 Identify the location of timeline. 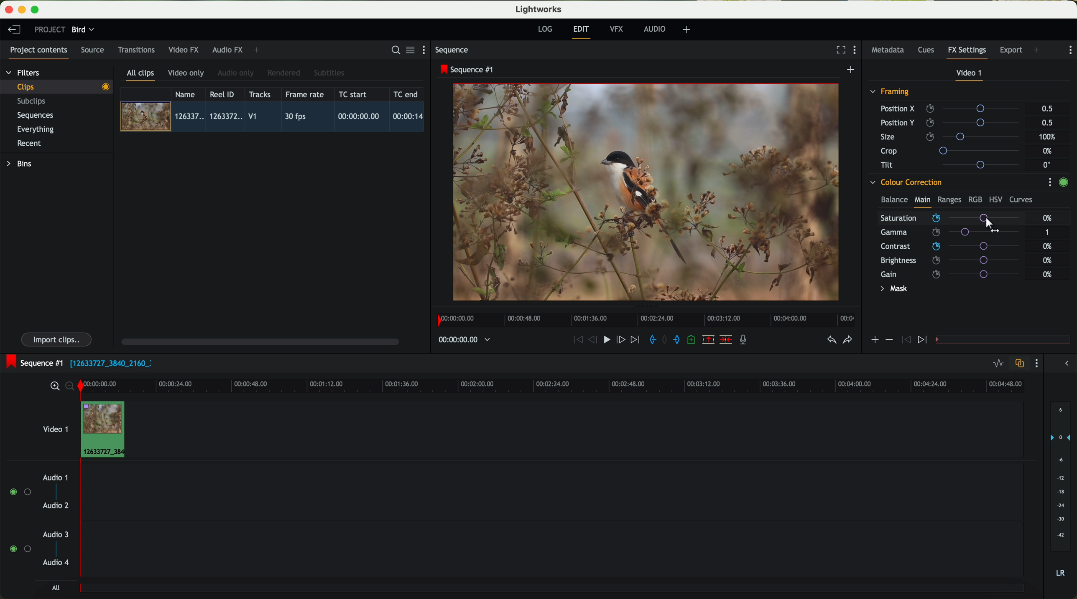
(575, 385).